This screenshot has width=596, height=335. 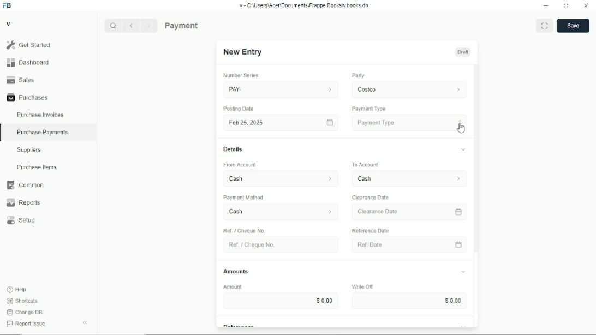 I want to click on Payment Type, so click(x=409, y=123).